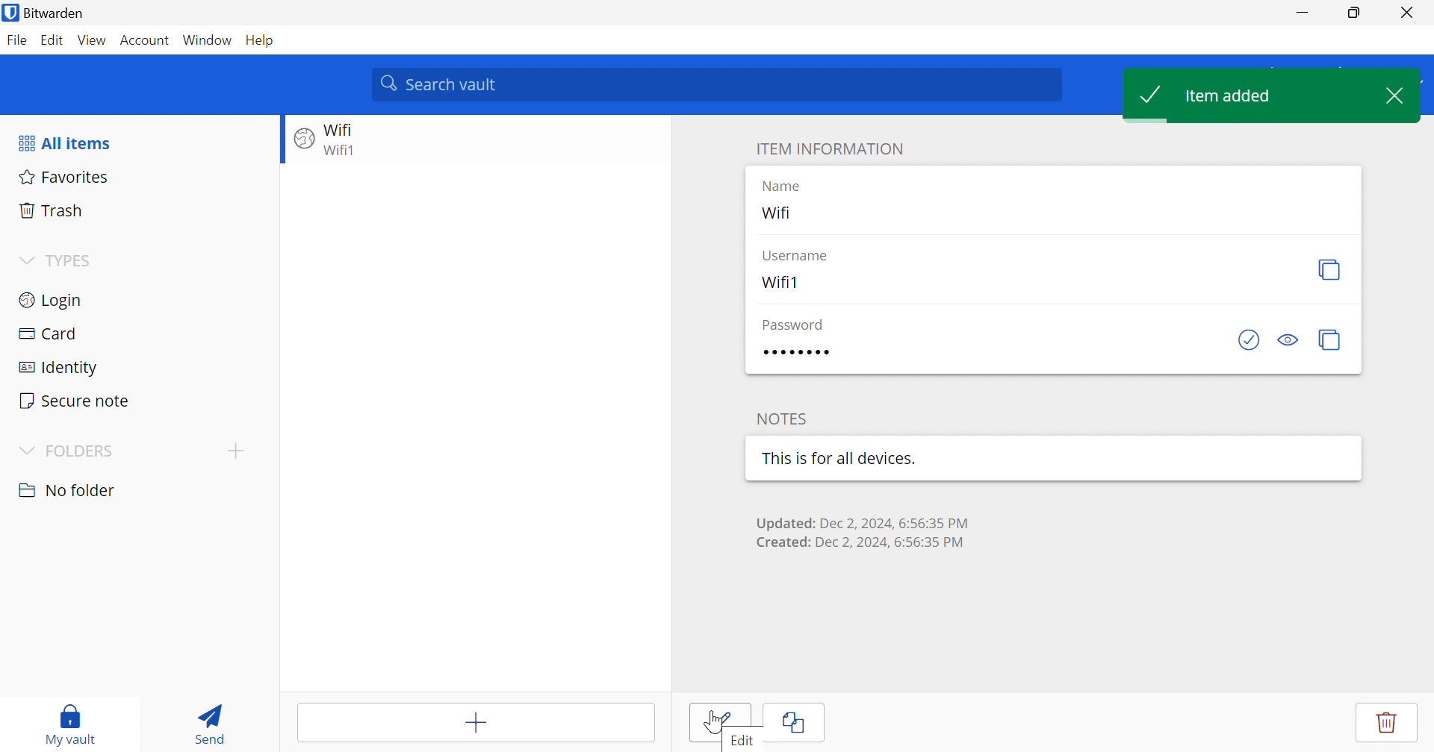 The image size is (1434, 752). Describe the element at coordinates (47, 333) in the screenshot. I see `Card` at that location.